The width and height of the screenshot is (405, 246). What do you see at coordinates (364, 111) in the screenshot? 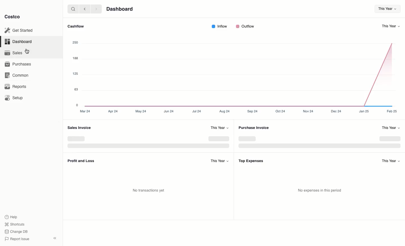
I see `Jan 25` at bounding box center [364, 111].